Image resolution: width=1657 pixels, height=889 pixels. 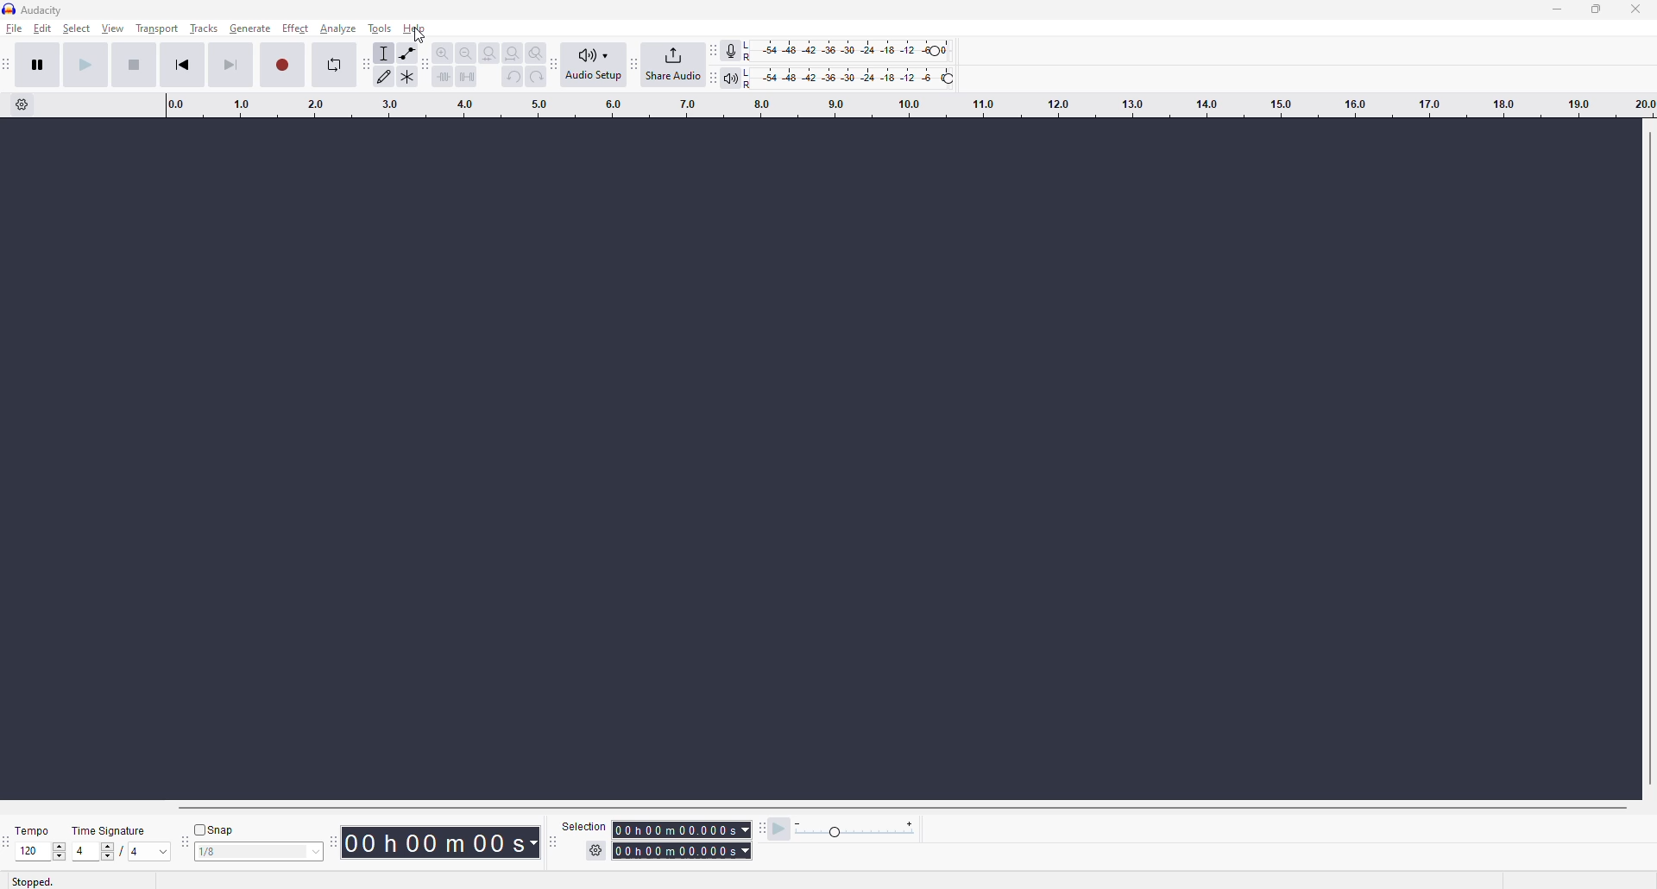 I want to click on audacity tools toolbar, so click(x=363, y=62).